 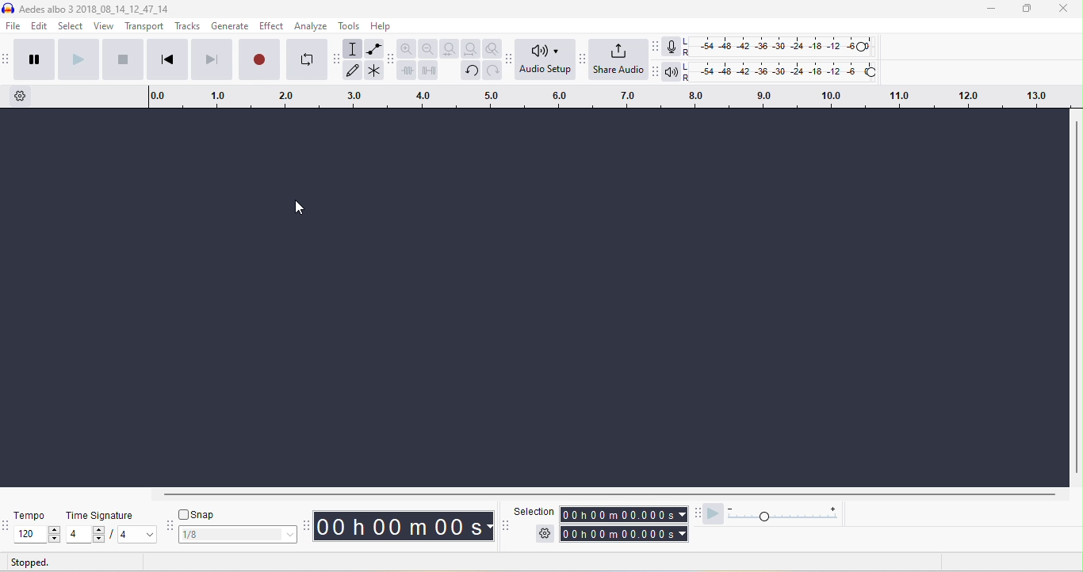 I want to click on audacity snapping toolbar, so click(x=170, y=526).